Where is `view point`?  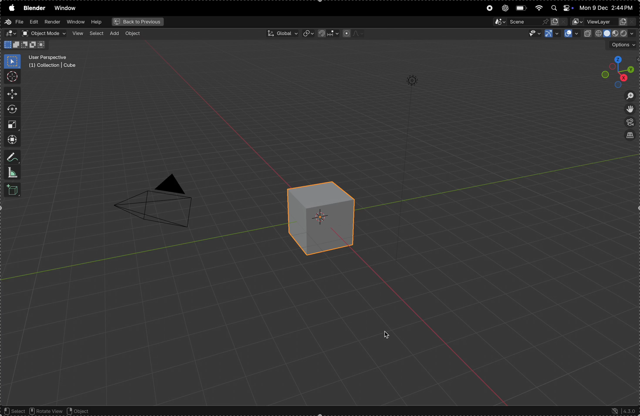
view point is located at coordinates (613, 70).